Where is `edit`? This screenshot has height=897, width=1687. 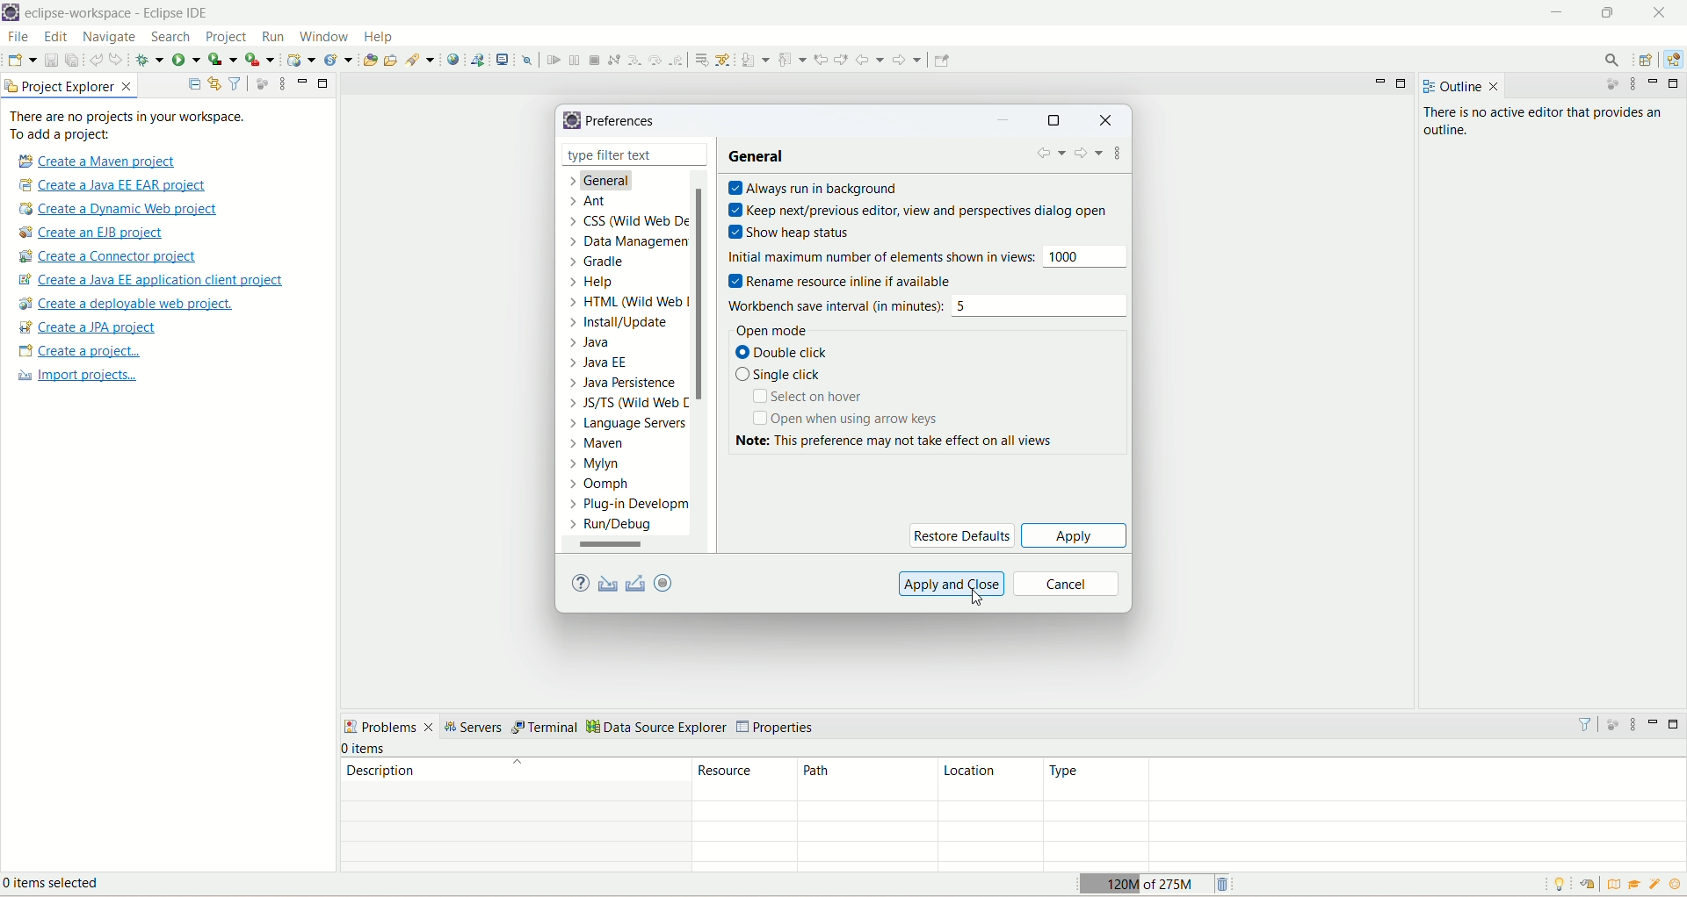 edit is located at coordinates (55, 38).